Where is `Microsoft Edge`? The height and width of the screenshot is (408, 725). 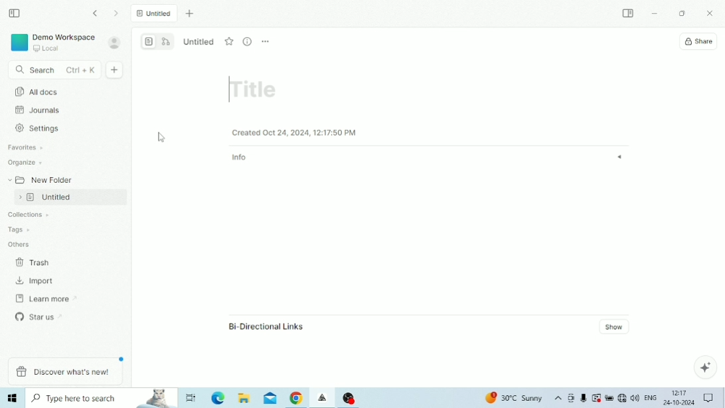
Microsoft Edge is located at coordinates (219, 398).